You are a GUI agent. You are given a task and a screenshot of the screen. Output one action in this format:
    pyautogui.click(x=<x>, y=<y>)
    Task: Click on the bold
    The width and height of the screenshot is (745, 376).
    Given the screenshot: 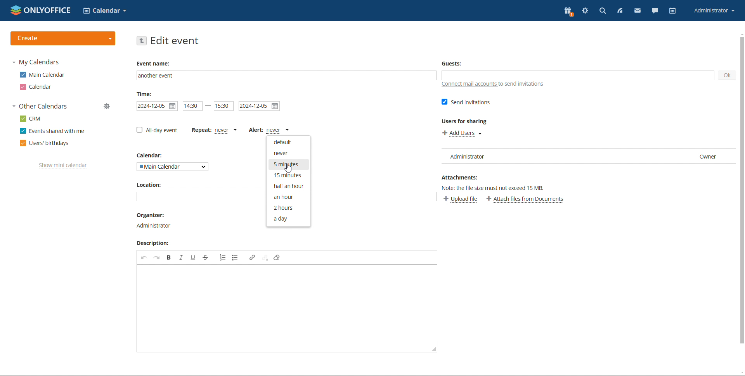 What is the action you would take?
    pyautogui.click(x=169, y=257)
    